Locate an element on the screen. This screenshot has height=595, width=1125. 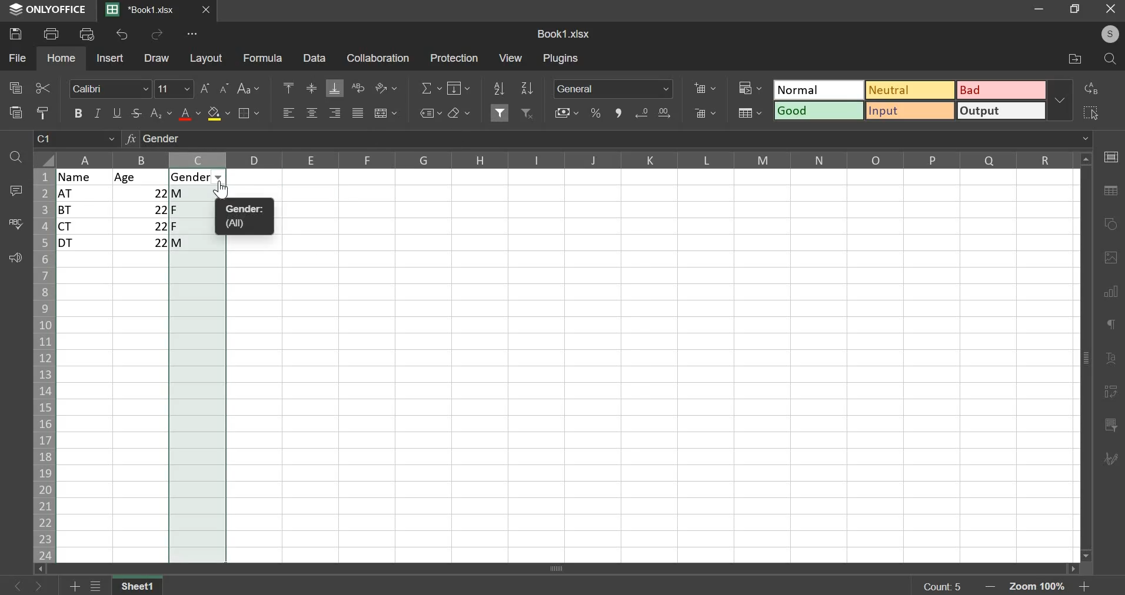
list of sheets is located at coordinates (99, 585).